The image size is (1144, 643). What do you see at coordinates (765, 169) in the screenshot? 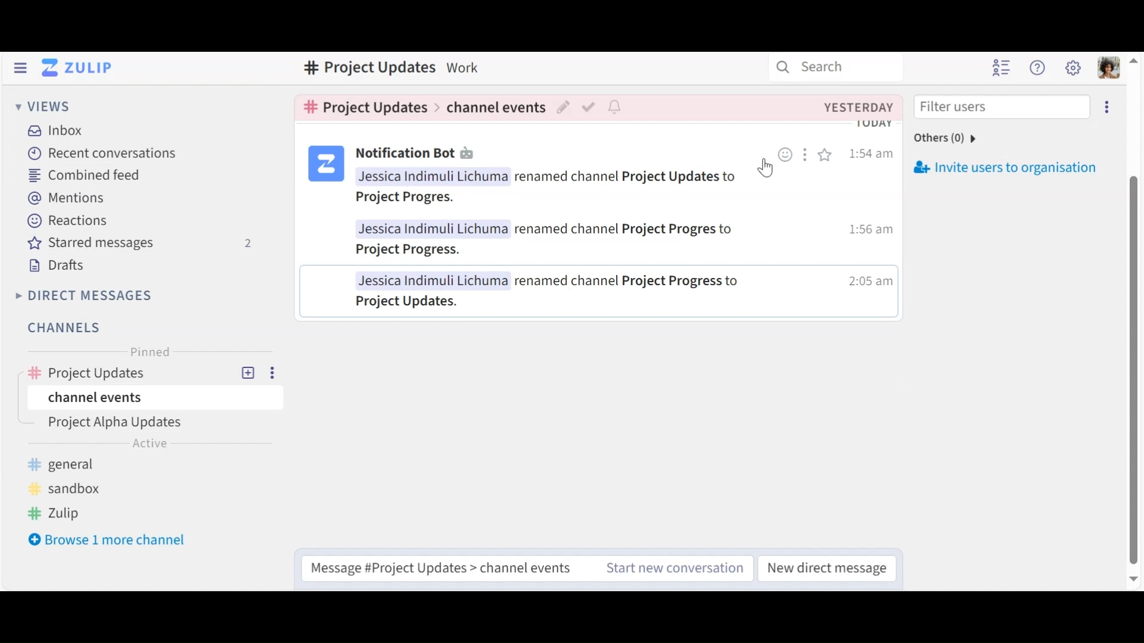
I see `cursor` at bounding box center [765, 169].